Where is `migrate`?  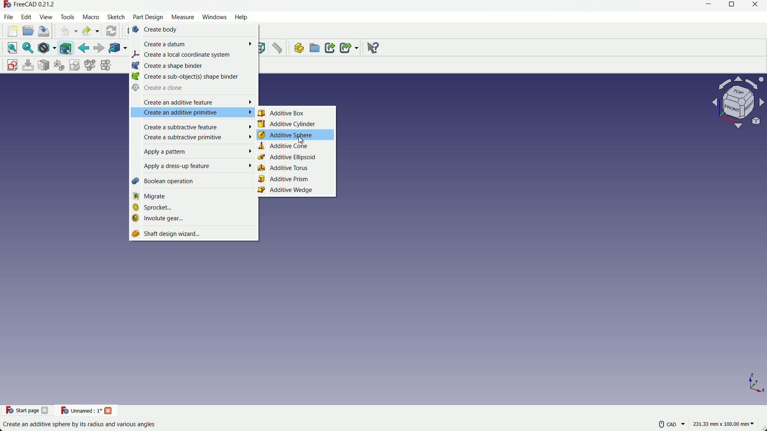
migrate is located at coordinates (193, 197).